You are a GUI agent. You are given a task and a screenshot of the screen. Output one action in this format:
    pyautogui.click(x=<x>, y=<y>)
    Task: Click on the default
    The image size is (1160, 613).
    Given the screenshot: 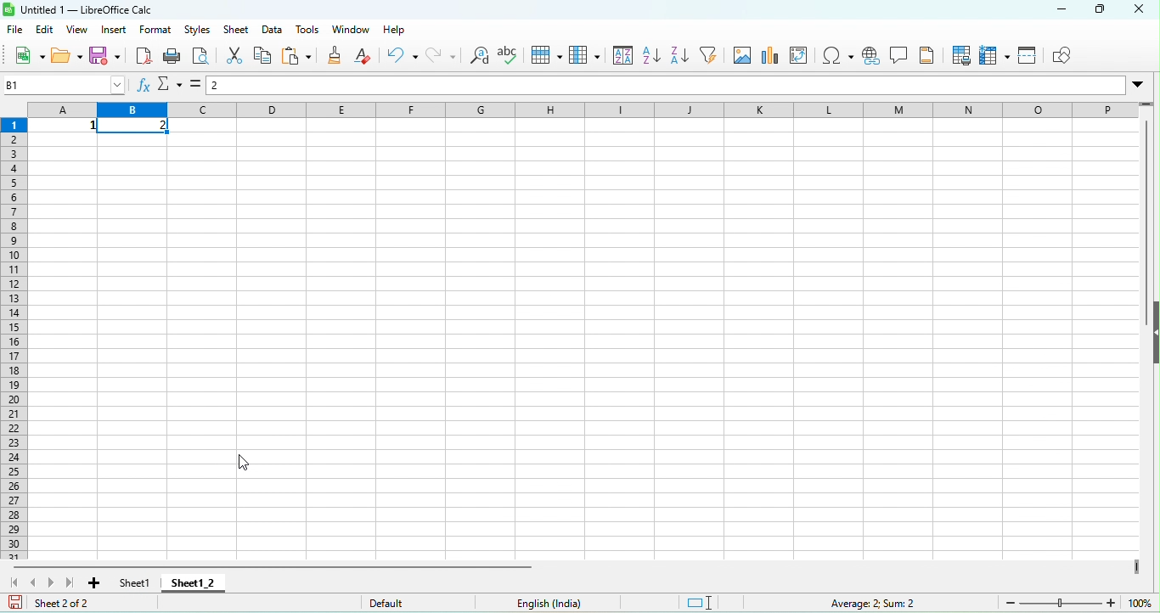 What is the action you would take?
    pyautogui.click(x=417, y=602)
    